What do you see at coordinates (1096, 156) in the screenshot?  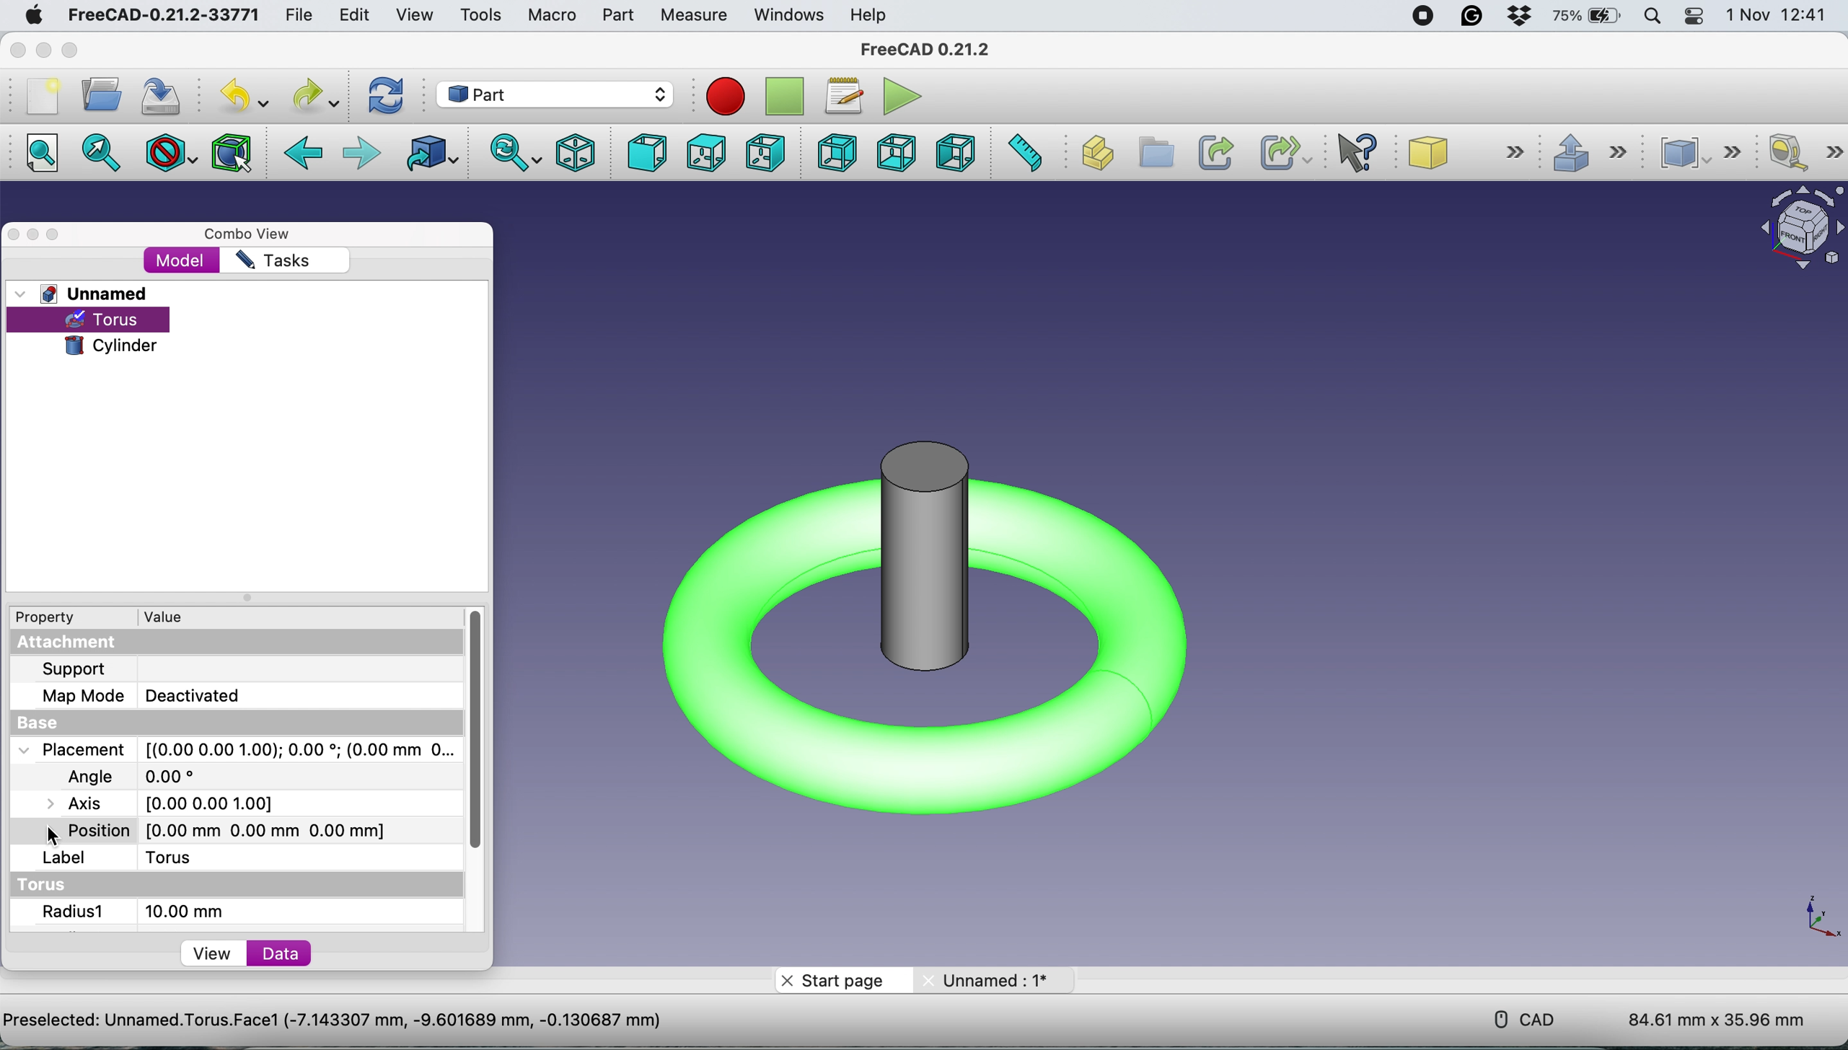 I see `create part` at bounding box center [1096, 156].